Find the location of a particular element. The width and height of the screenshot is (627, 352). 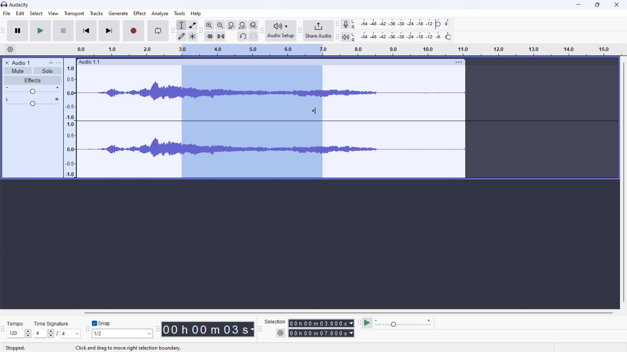

selection tool is located at coordinates (182, 25).